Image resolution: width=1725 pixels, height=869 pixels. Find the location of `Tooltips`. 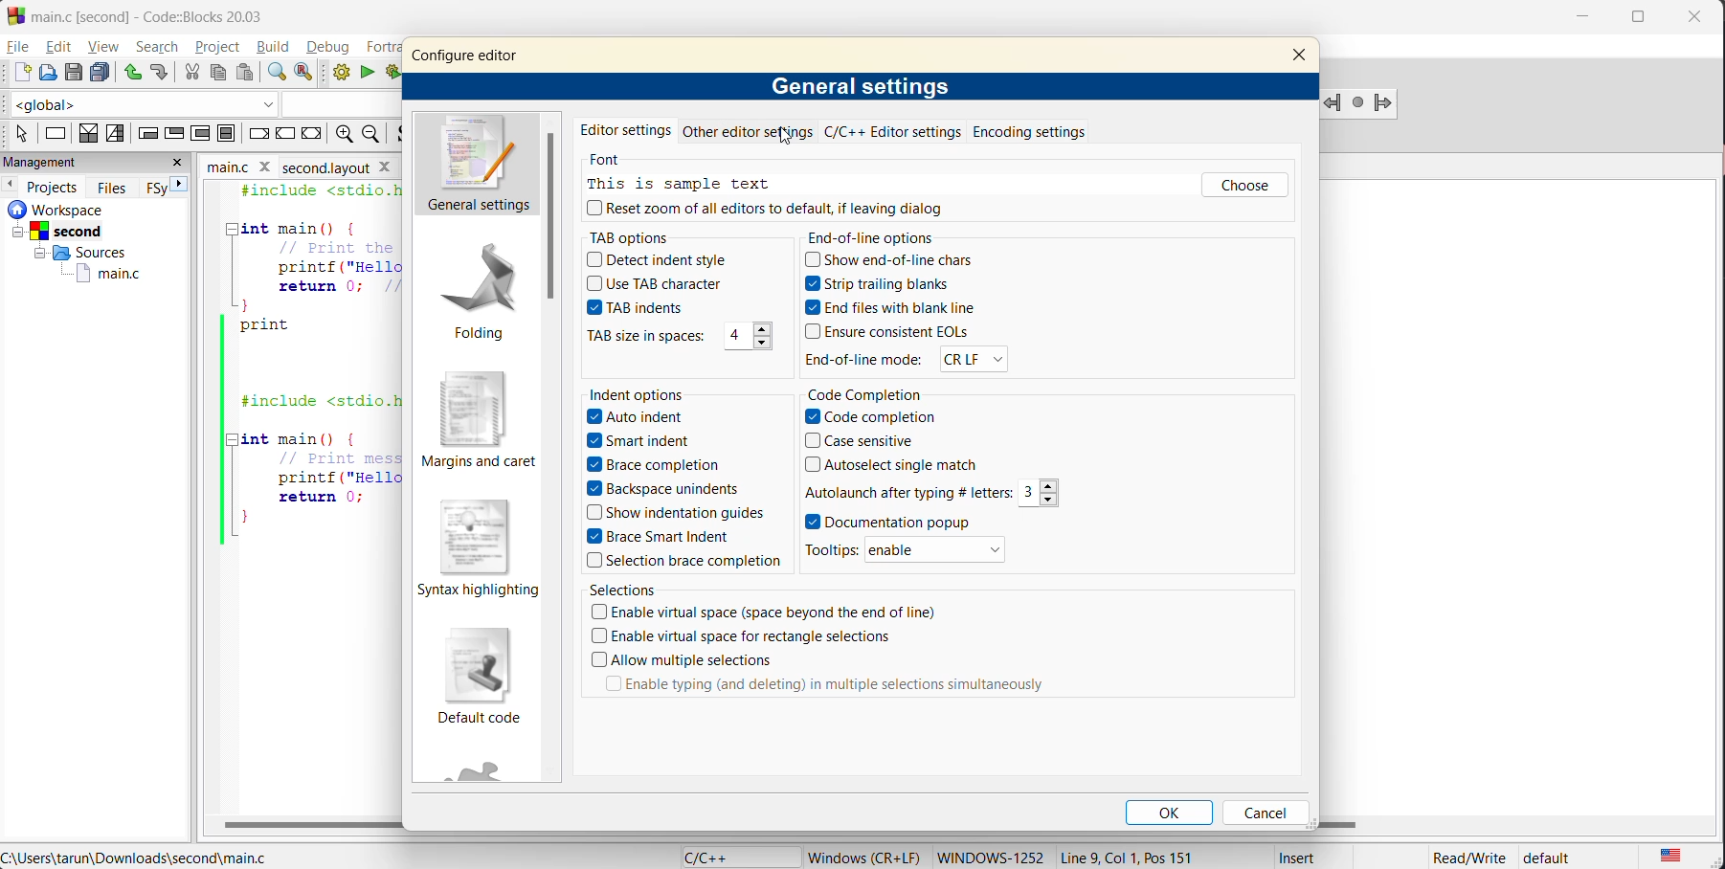

Tooltips is located at coordinates (832, 549).